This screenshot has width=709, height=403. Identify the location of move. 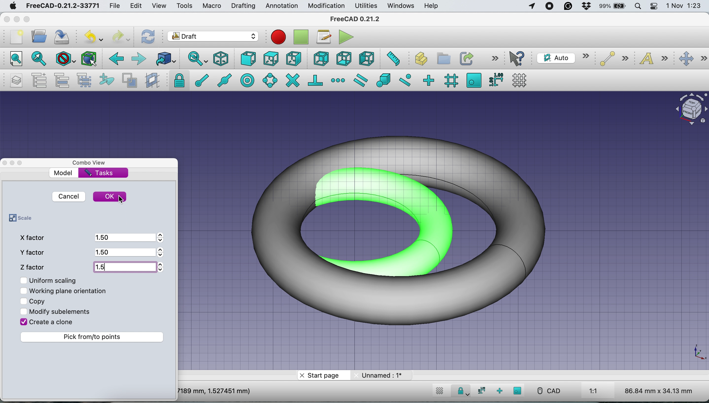
(693, 59).